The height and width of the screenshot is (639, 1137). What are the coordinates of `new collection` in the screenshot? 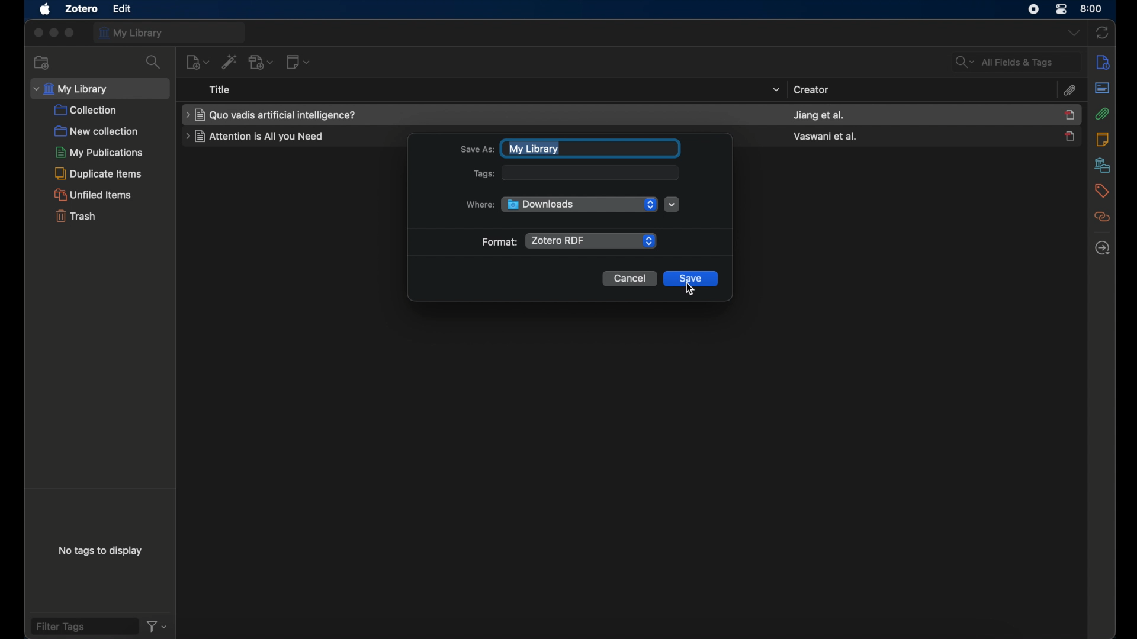 It's located at (43, 62).